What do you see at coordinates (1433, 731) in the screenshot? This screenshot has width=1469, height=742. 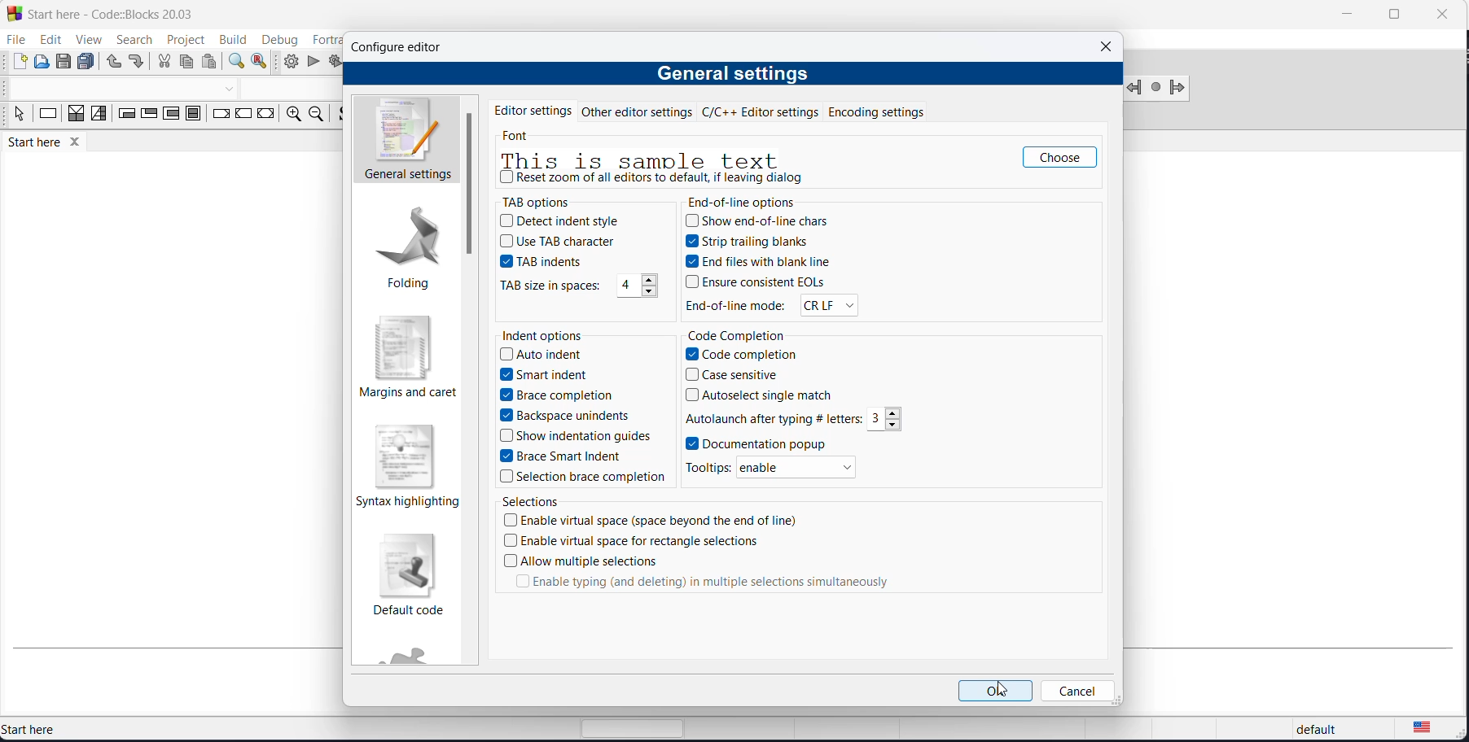 I see `text languge` at bounding box center [1433, 731].